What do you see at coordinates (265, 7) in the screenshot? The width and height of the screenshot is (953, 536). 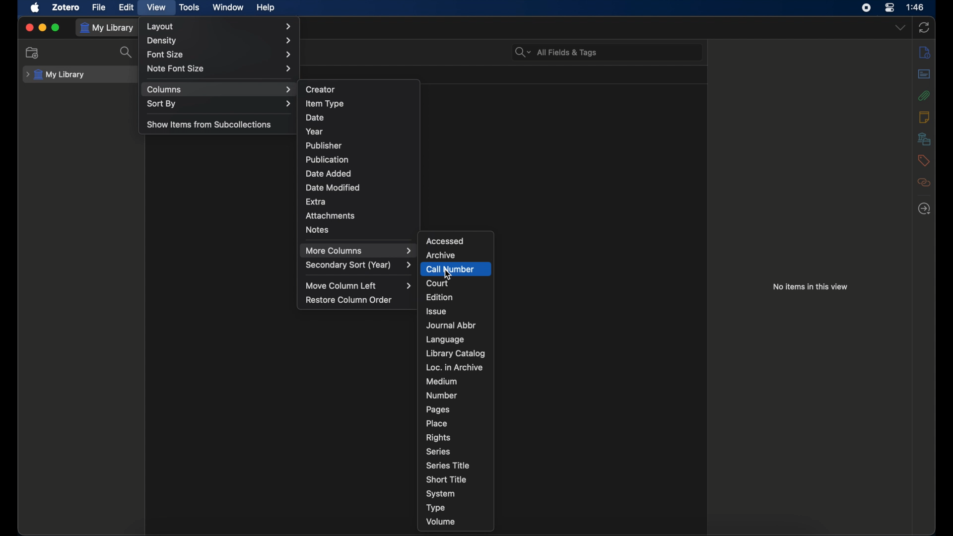 I see `help` at bounding box center [265, 7].